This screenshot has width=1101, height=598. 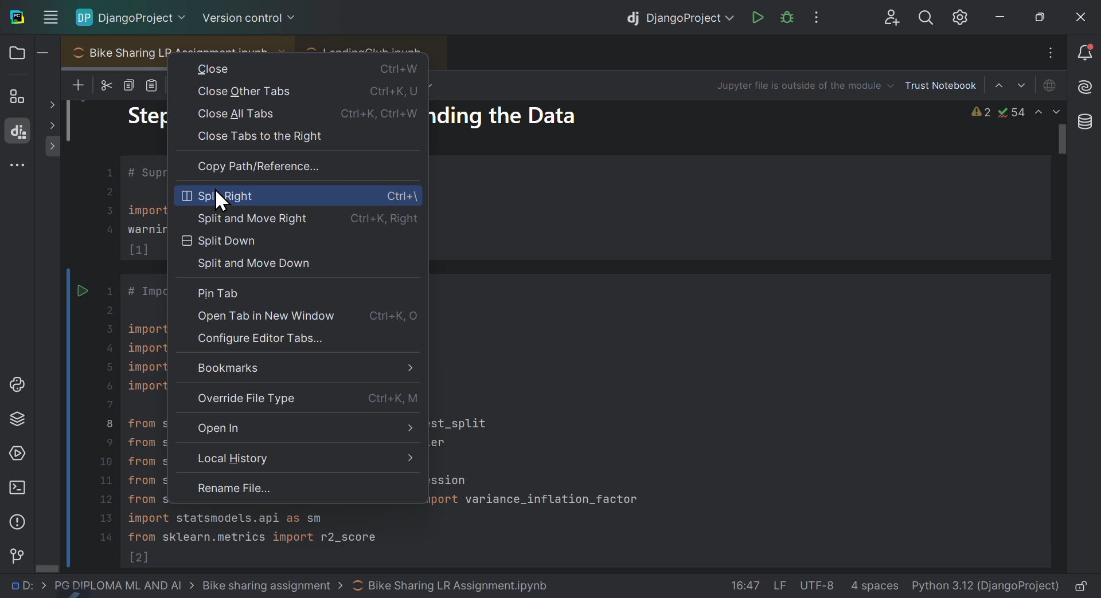 What do you see at coordinates (17, 554) in the screenshot?
I see `Version control` at bounding box center [17, 554].